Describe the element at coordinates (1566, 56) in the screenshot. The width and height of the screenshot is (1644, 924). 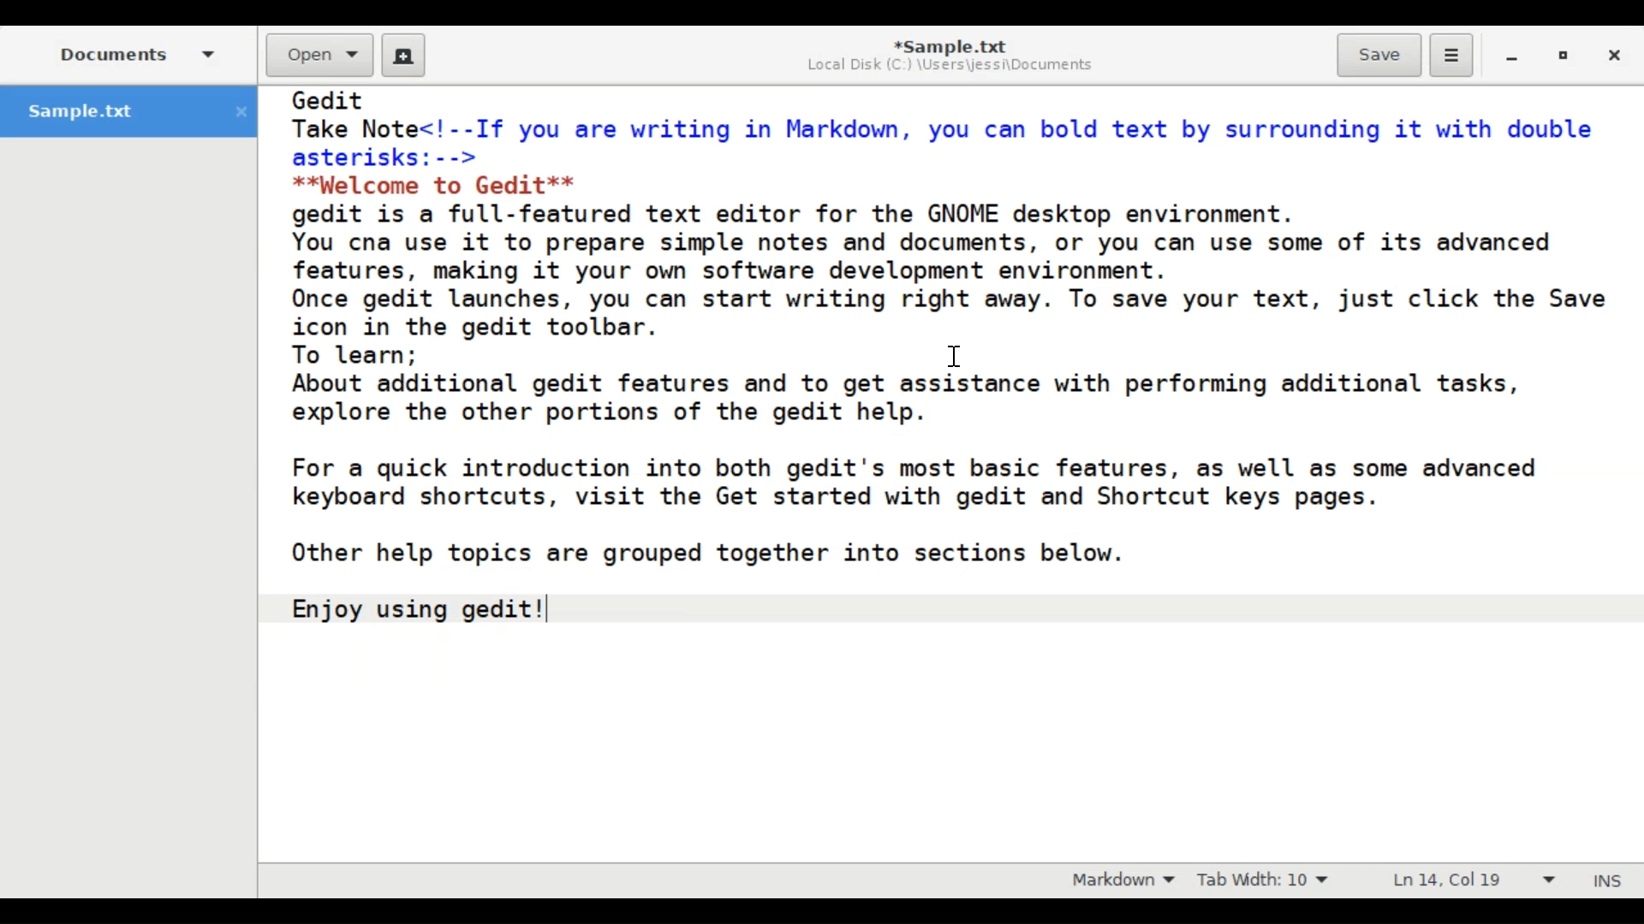
I see `restore` at that location.